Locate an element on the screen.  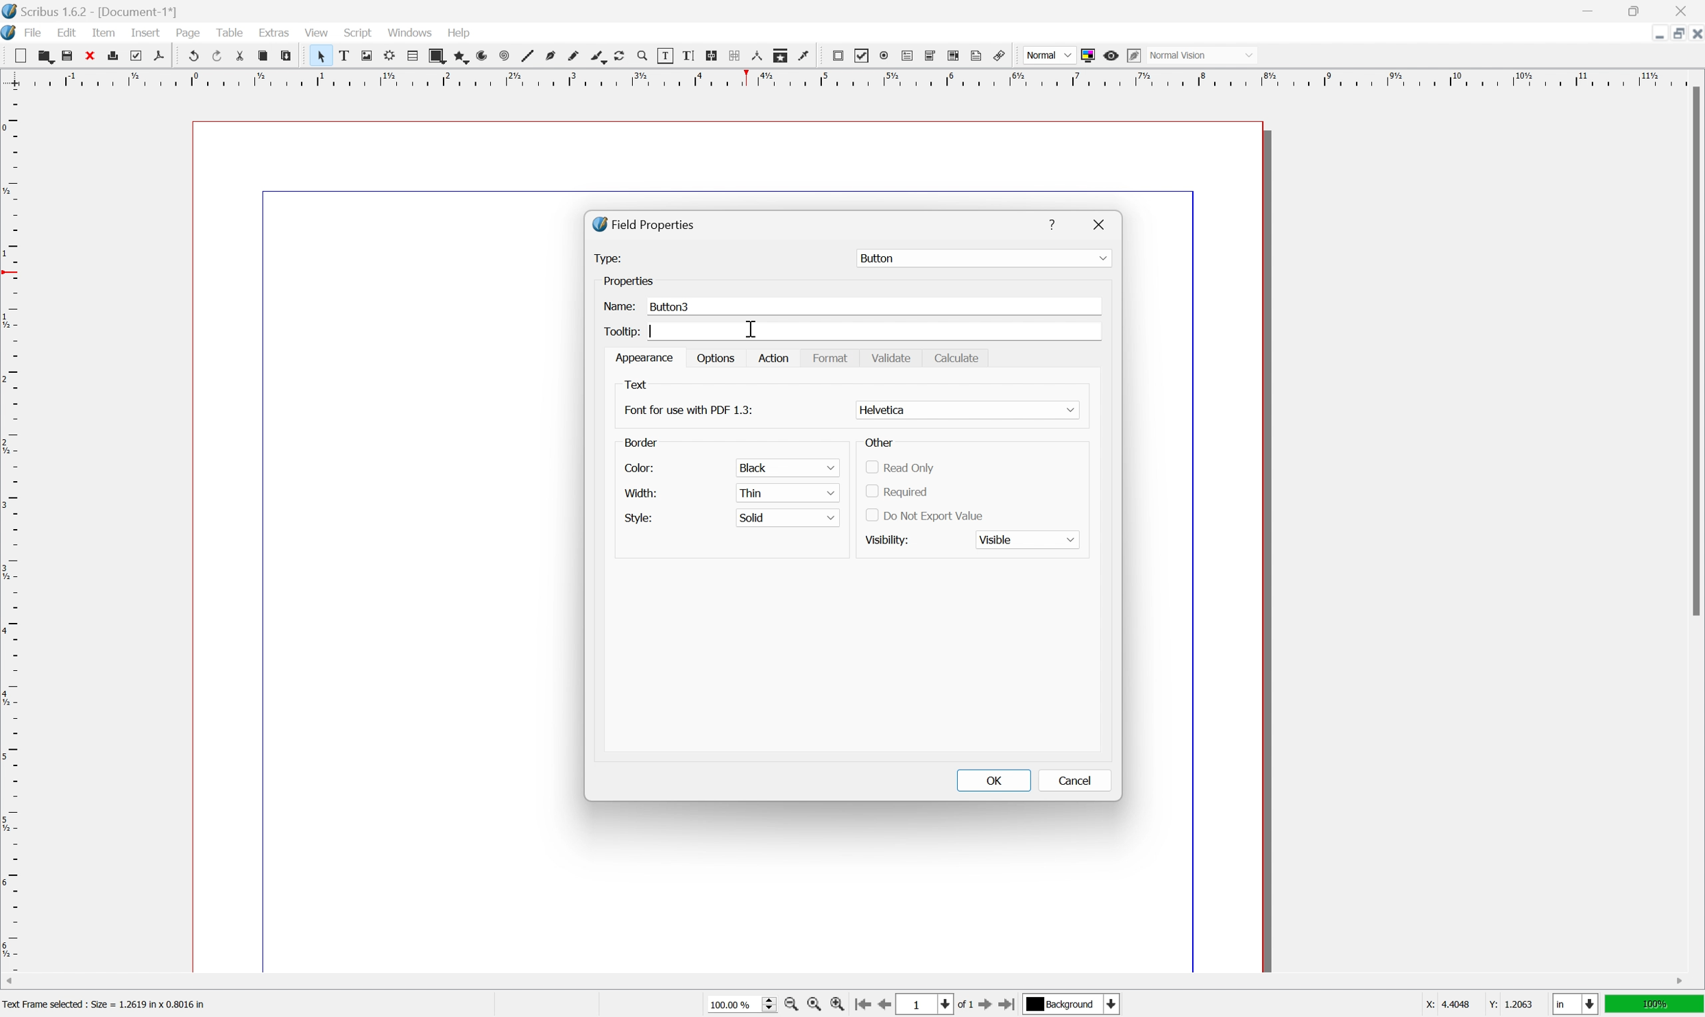
pdf checkbox is located at coordinates (862, 56).